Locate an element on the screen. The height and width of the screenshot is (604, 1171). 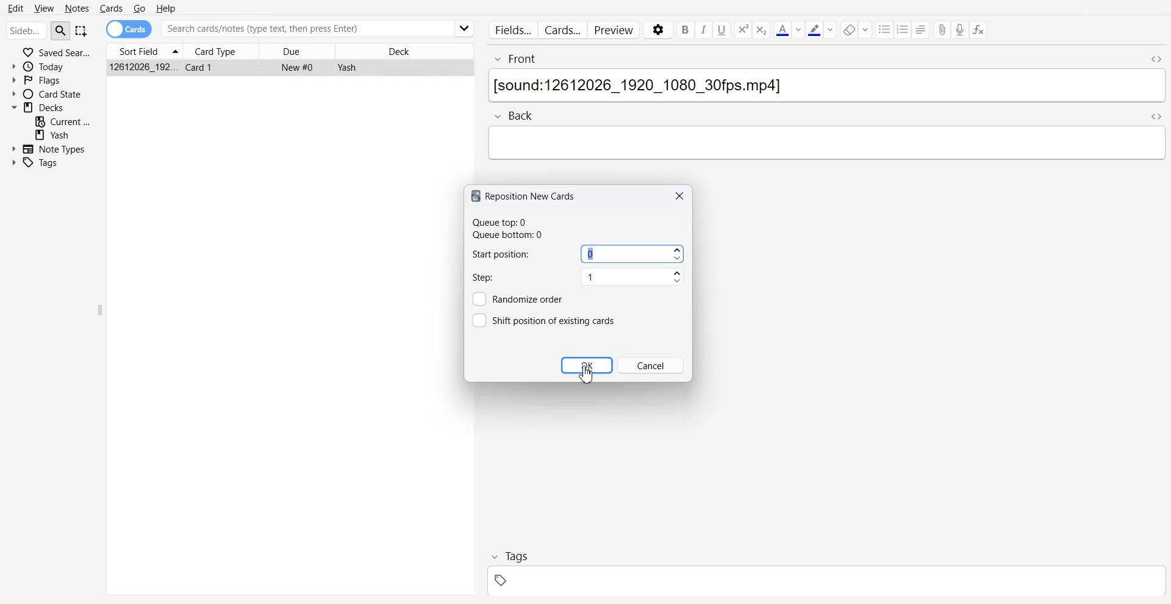
Card 1 is located at coordinates (202, 68).